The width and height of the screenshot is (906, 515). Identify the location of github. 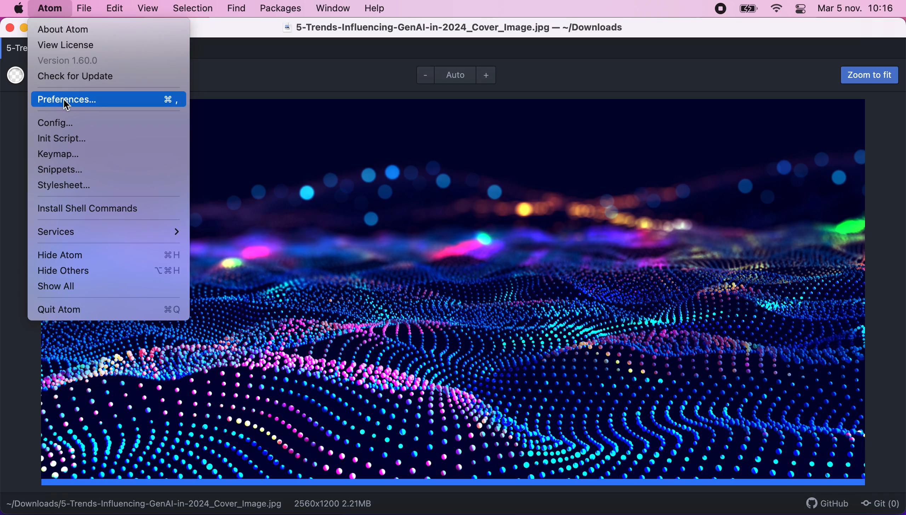
(824, 503).